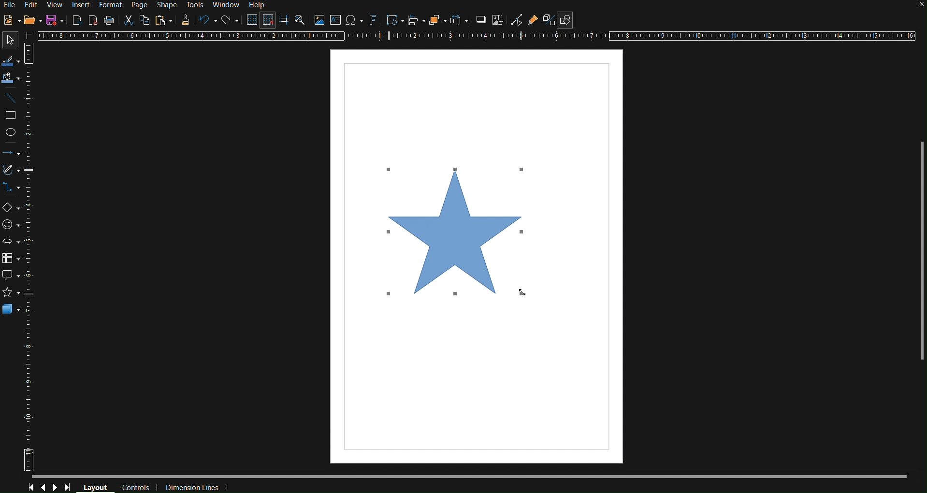 This screenshot has width=927, height=493. Describe the element at coordinates (111, 4) in the screenshot. I see `Format` at that location.